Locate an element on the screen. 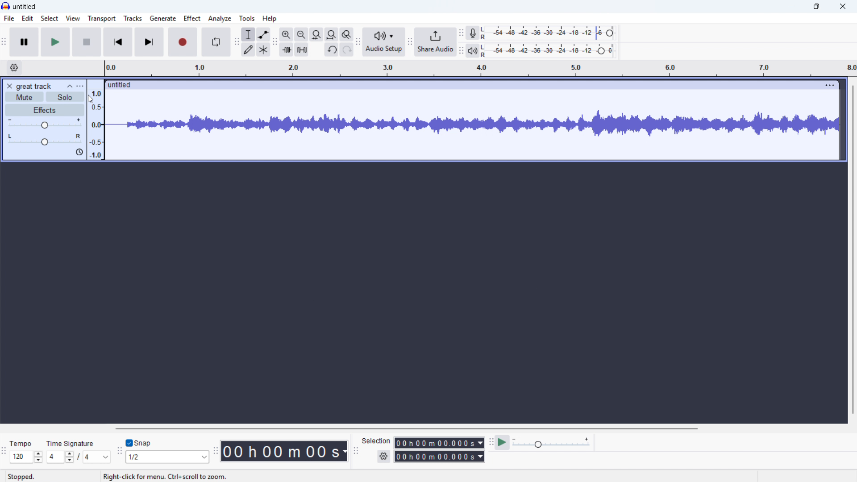 This screenshot has height=482, width=857. mute  is located at coordinates (24, 97).